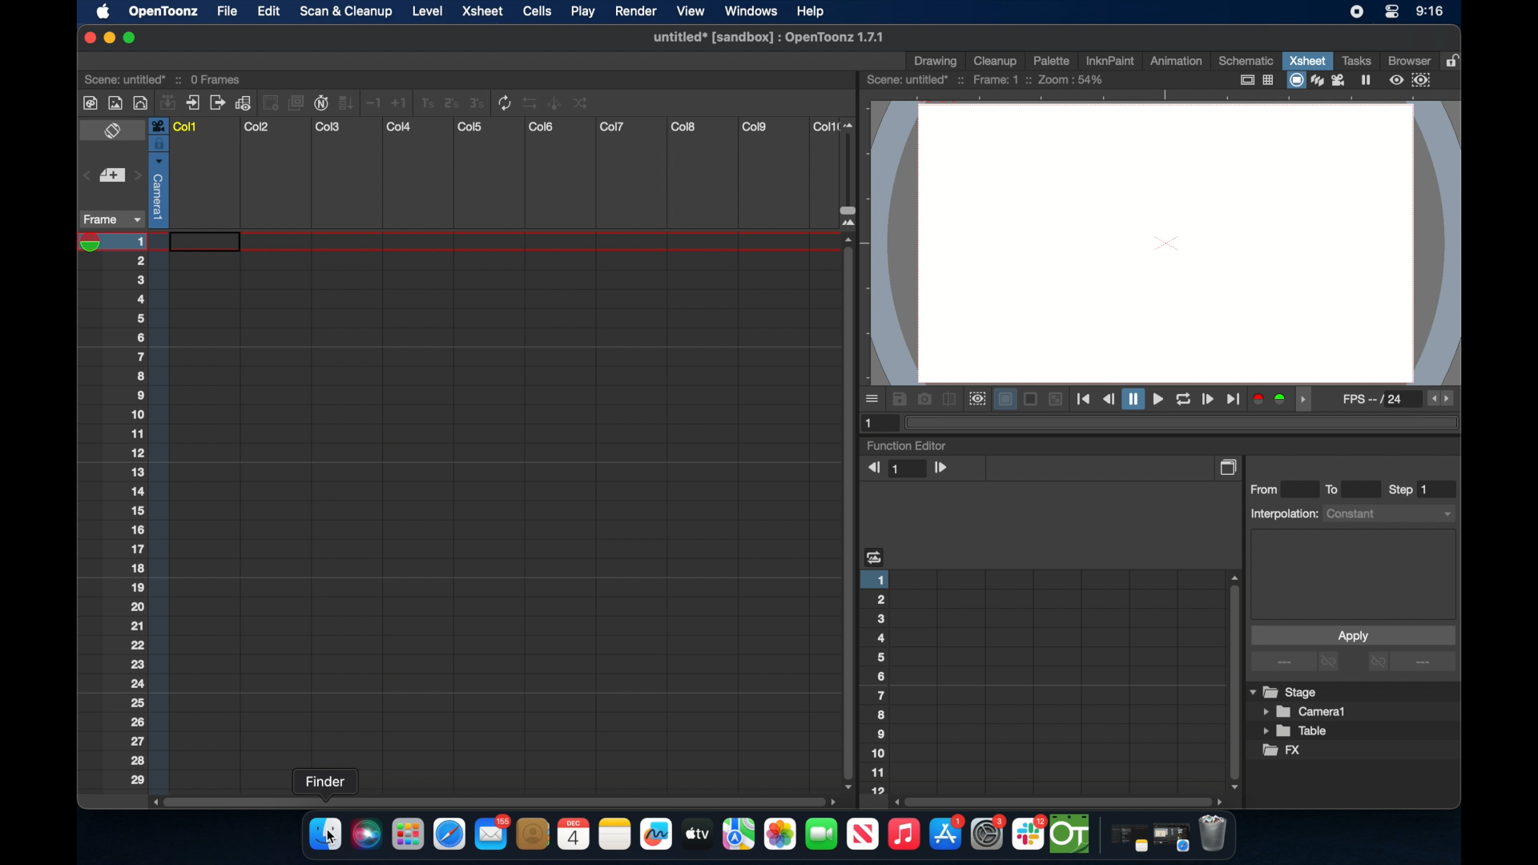 This screenshot has height=865, width=1538. I want to click on numbering, so click(878, 681).